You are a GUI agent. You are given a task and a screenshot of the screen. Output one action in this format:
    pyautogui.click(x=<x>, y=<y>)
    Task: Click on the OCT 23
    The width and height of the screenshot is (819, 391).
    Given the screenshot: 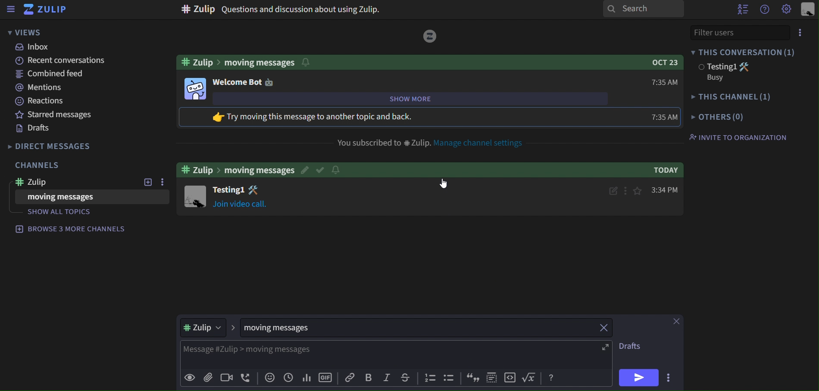 What is the action you would take?
    pyautogui.click(x=661, y=62)
    